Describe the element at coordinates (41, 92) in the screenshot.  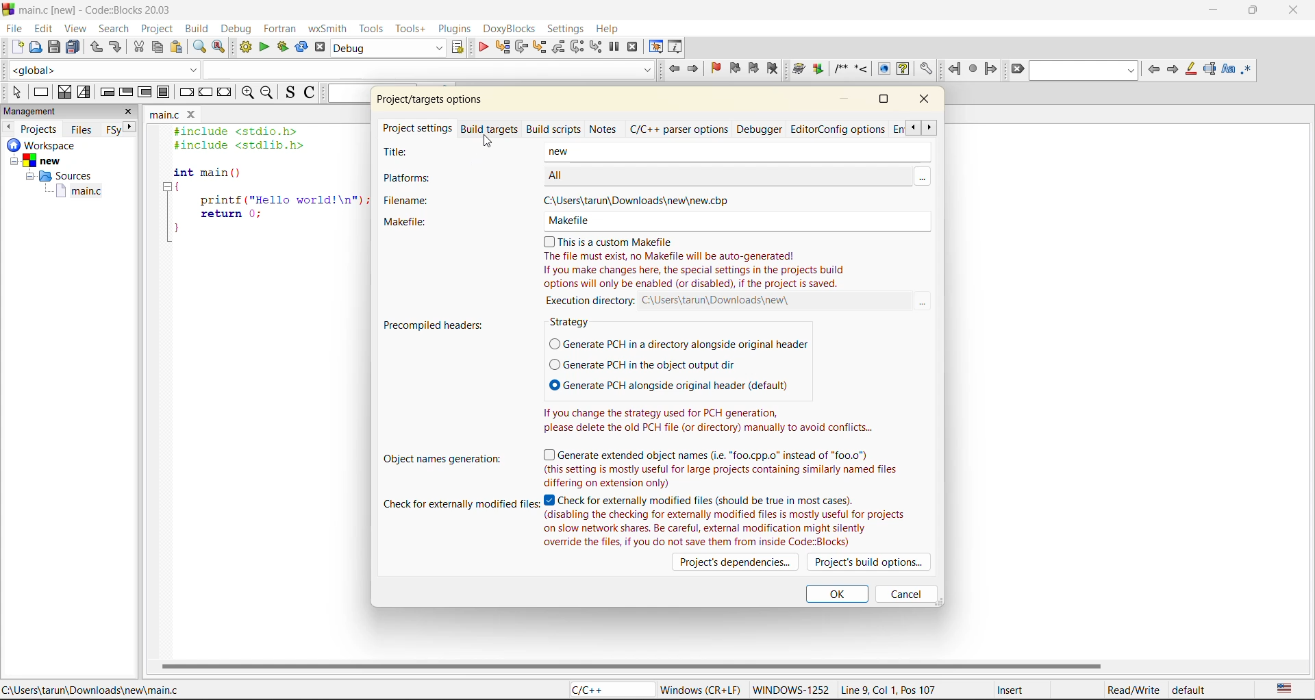
I see `instruction` at that location.